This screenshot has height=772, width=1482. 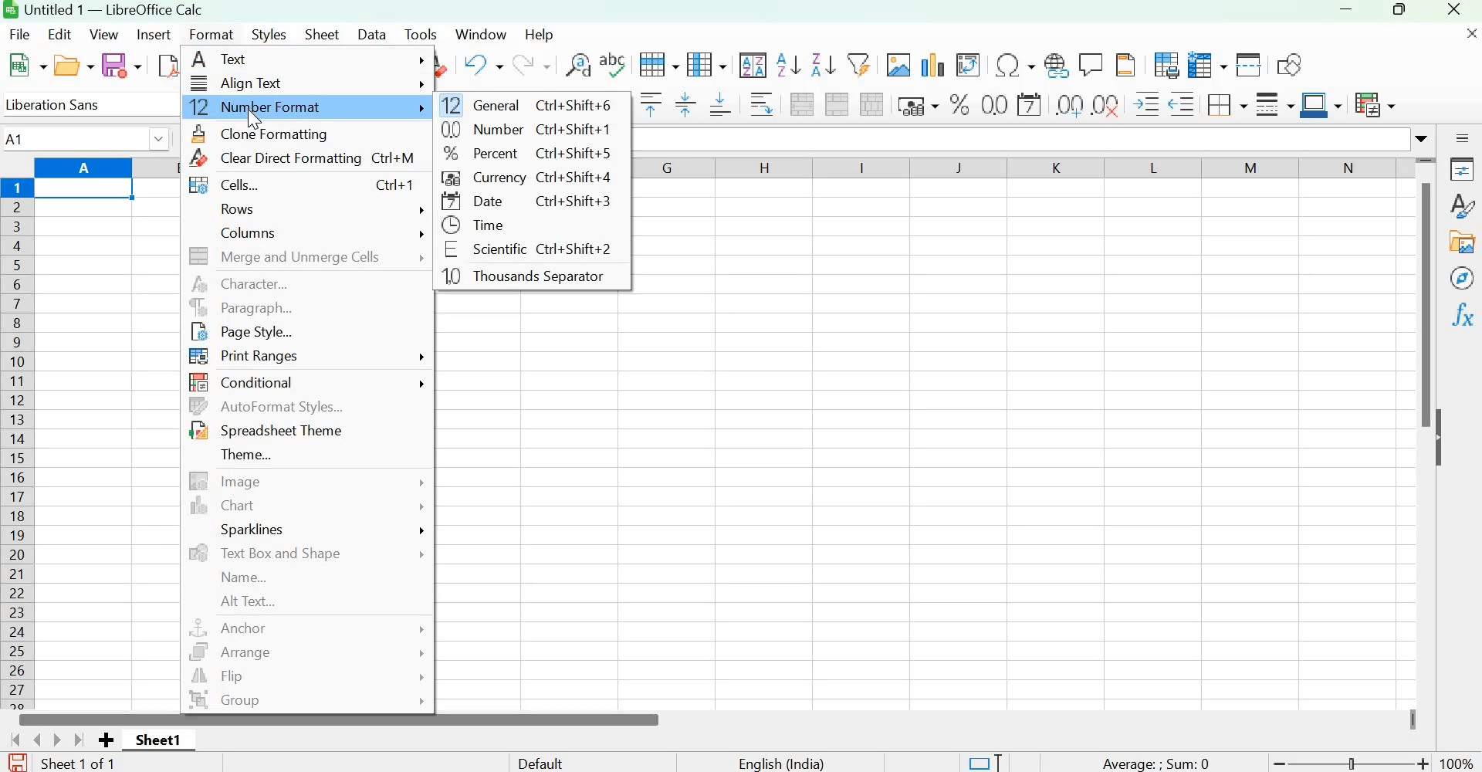 What do you see at coordinates (781, 763) in the screenshot?
I see `English(India)` at bounding box center [781, 763].